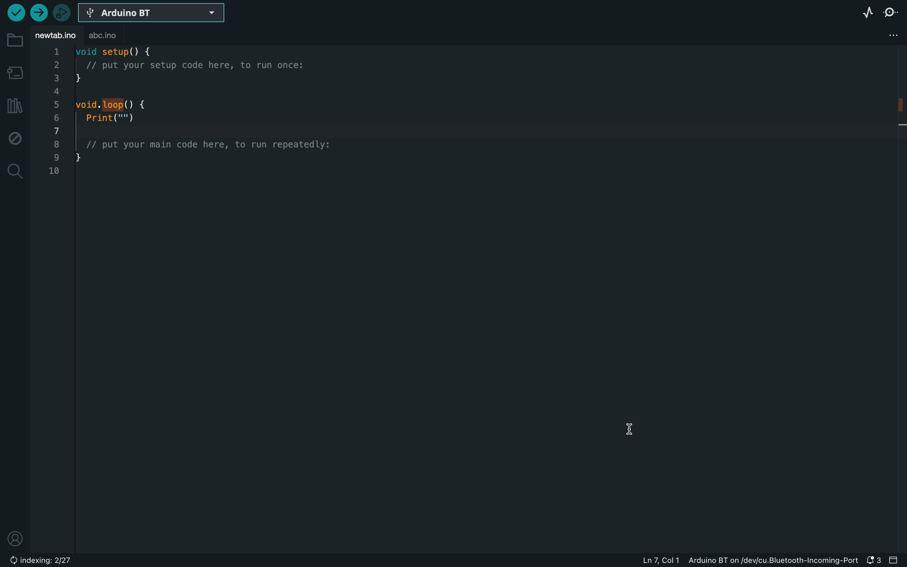 Image resolution: width=907 pixels, height=567 pixels. Describe the element at coordinates (894, 14) in the screenshot. I see `serial monitor` at that location.